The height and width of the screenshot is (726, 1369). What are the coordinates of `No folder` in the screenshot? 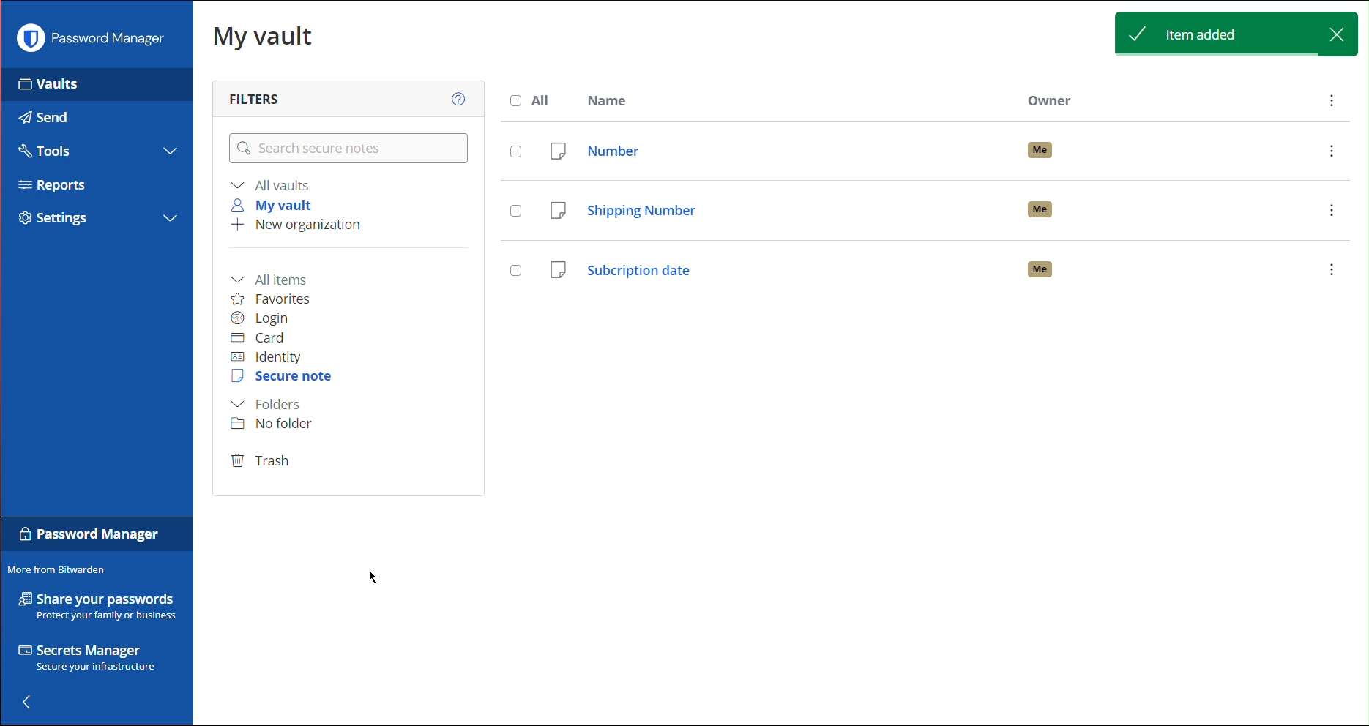 It's located at (277, 426).